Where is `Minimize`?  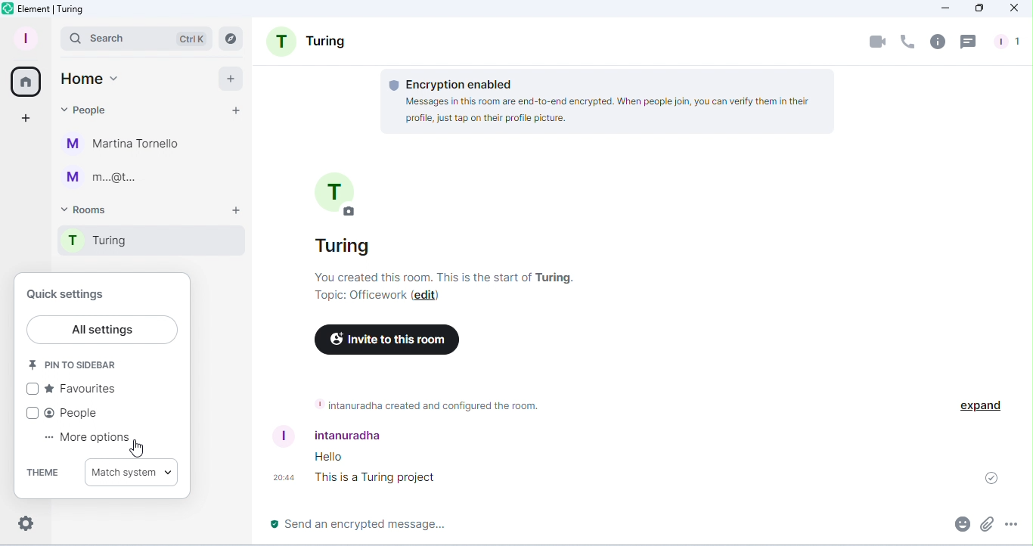 Minimize is located at coordinates (945, 9).